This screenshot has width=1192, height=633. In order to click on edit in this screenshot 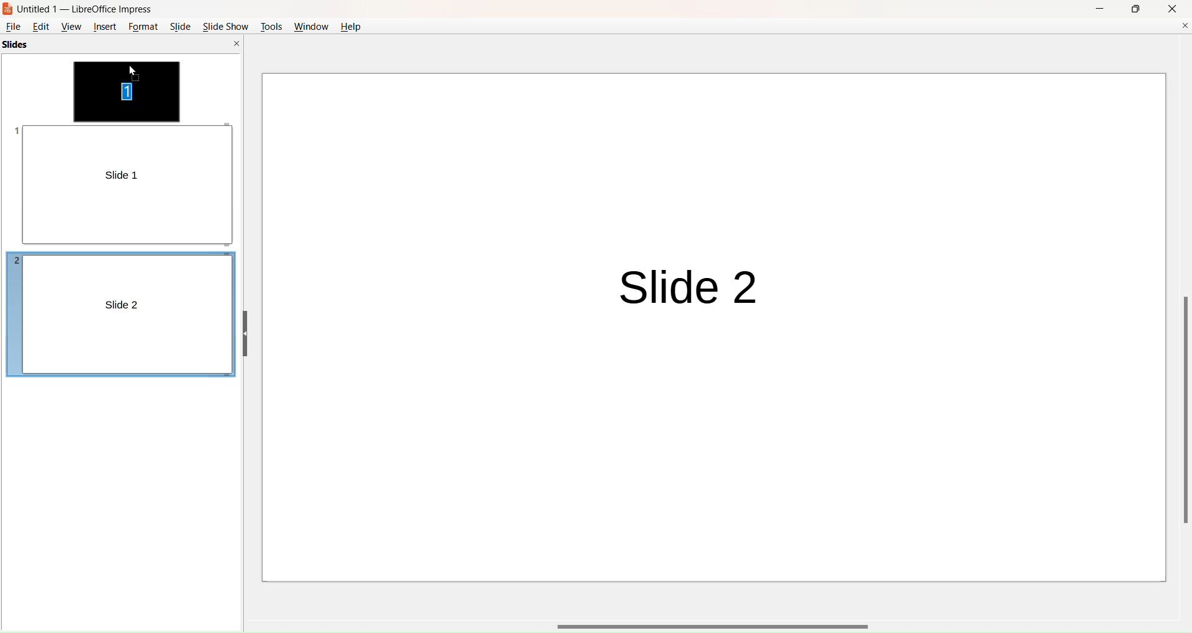, I will do `click(43, 27)`.